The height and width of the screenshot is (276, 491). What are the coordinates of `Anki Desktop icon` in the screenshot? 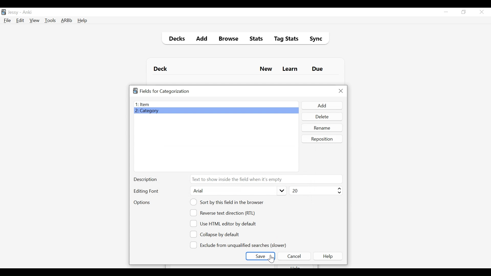 It's located at (4, 12).